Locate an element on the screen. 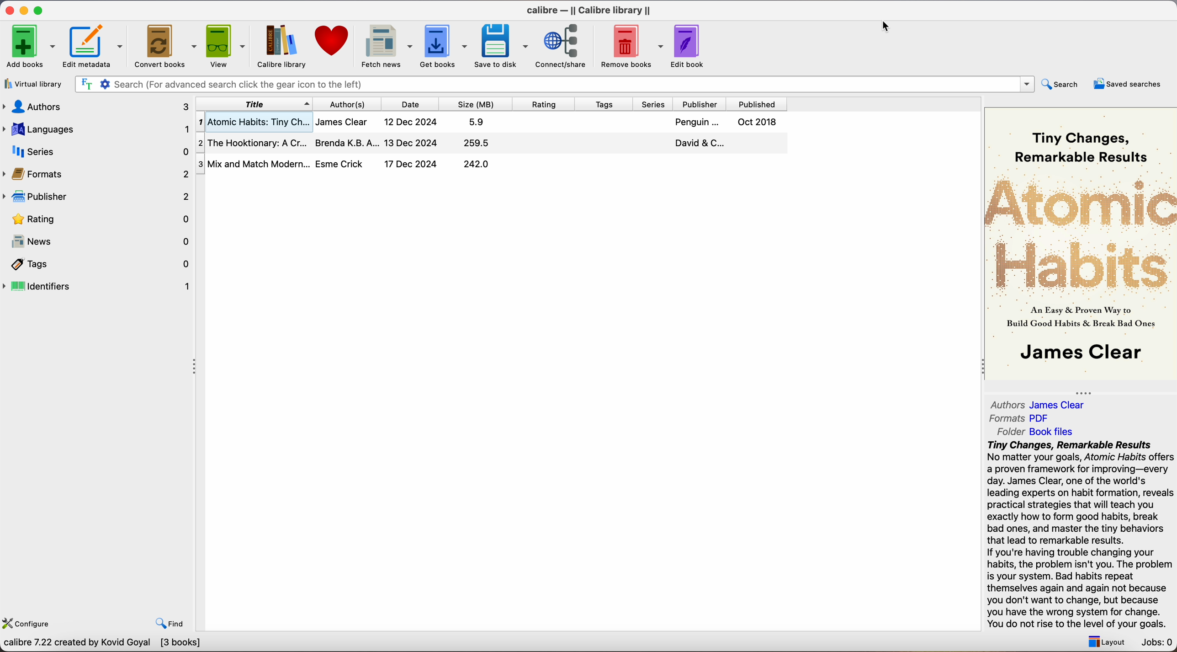 The image size is (1177, 652). configure is located at coordinates (29, 621).